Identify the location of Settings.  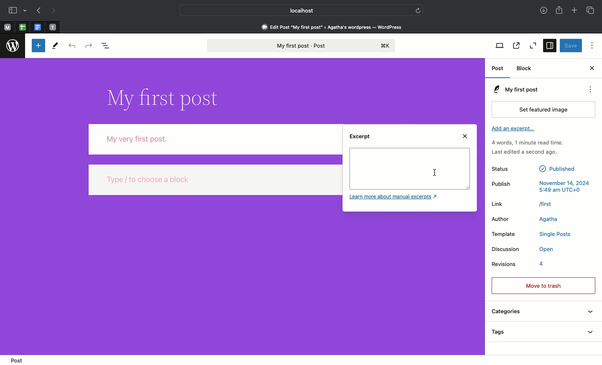
(551, 46).